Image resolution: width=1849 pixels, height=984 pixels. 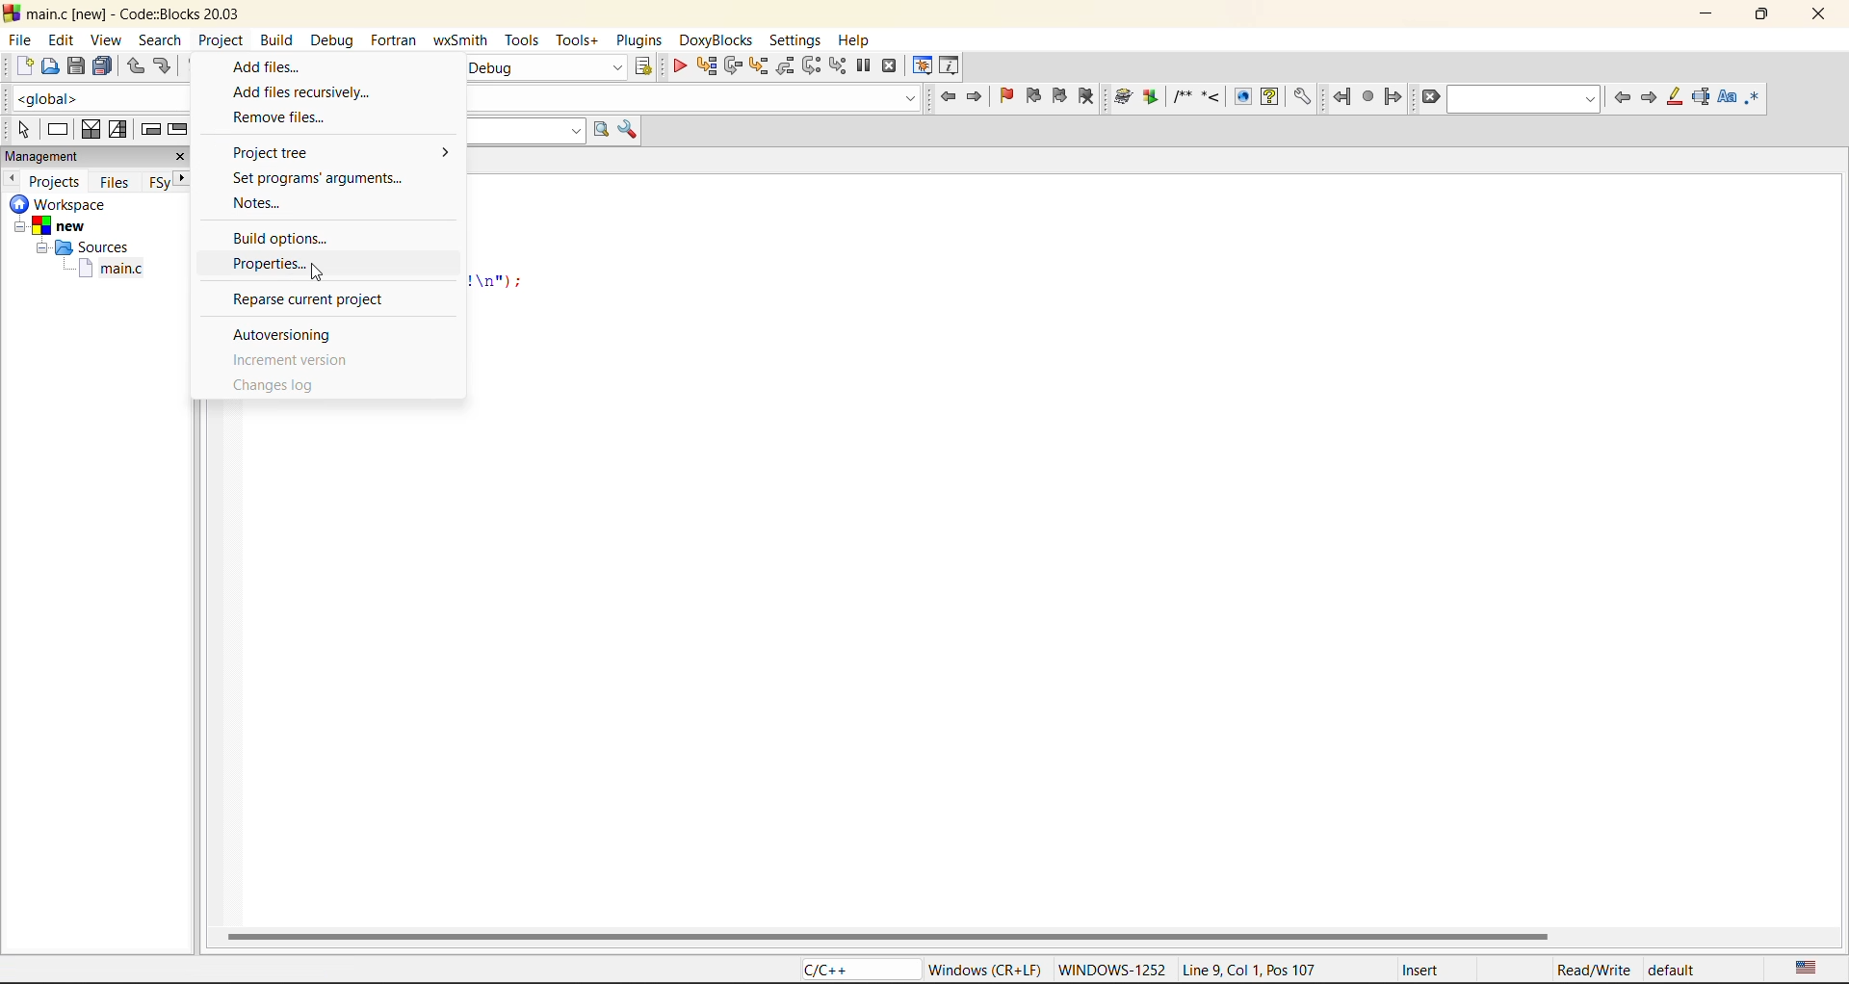 What do you see at coordinates (1704, 96) in the screenshot?
I see `selected text` at bounding box center [1704, 96].